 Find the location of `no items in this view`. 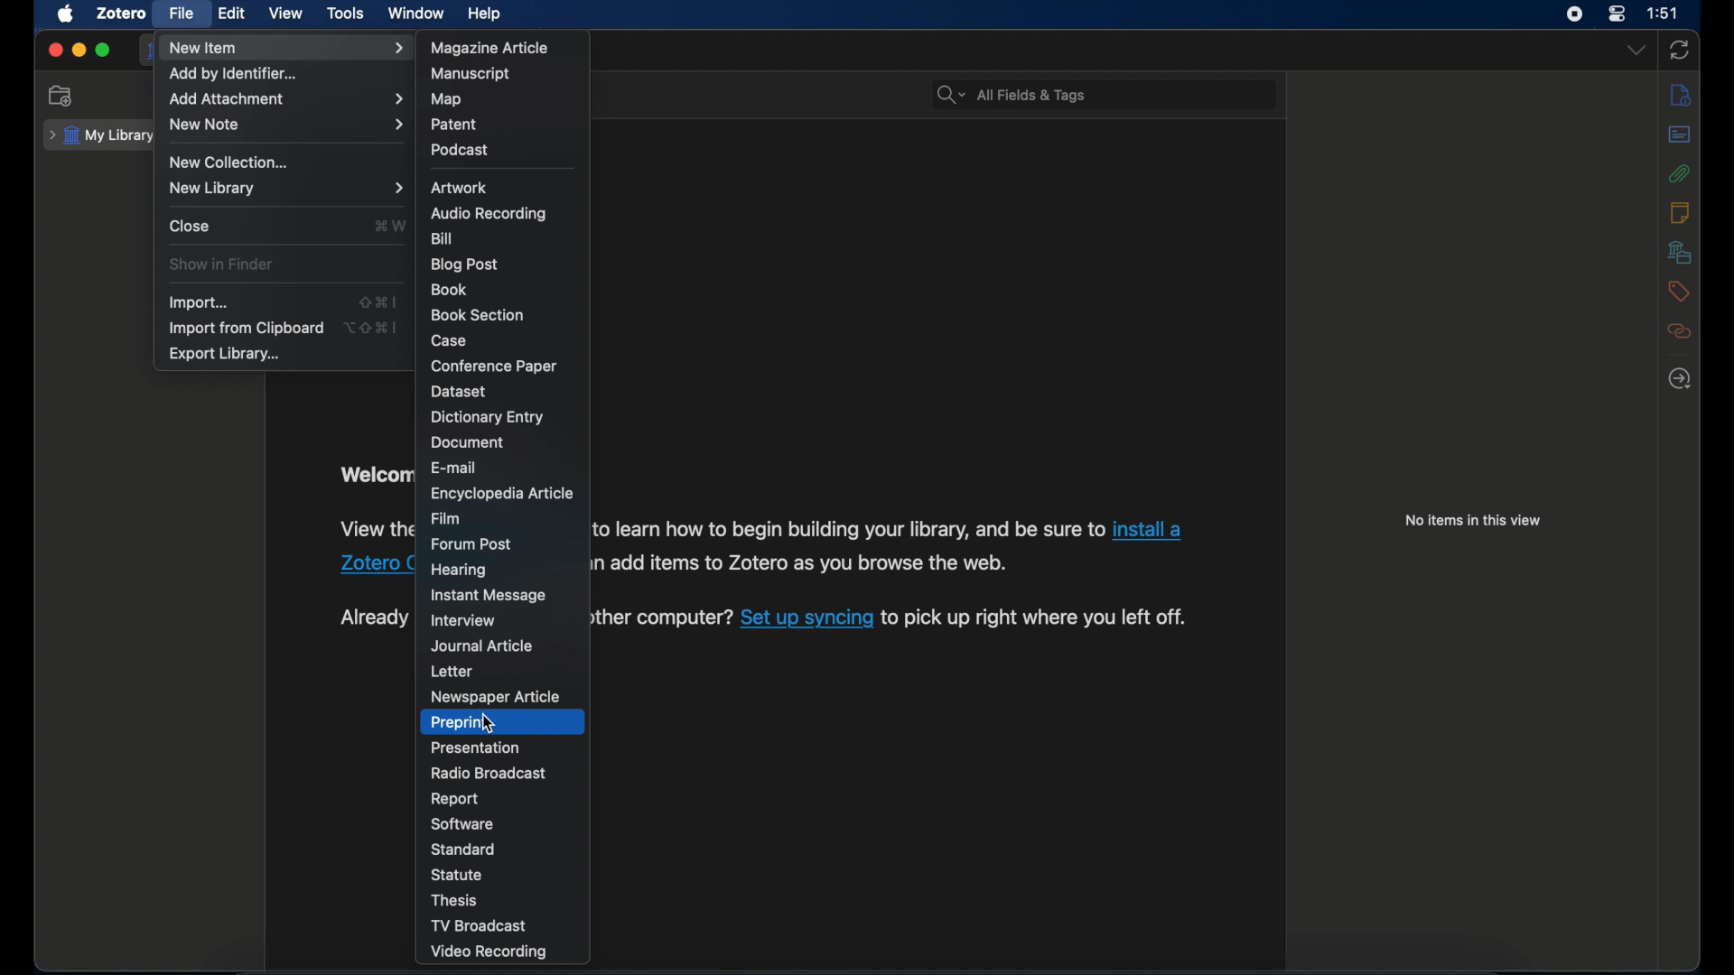

no items in this view is located at coordinates (1474, 520).